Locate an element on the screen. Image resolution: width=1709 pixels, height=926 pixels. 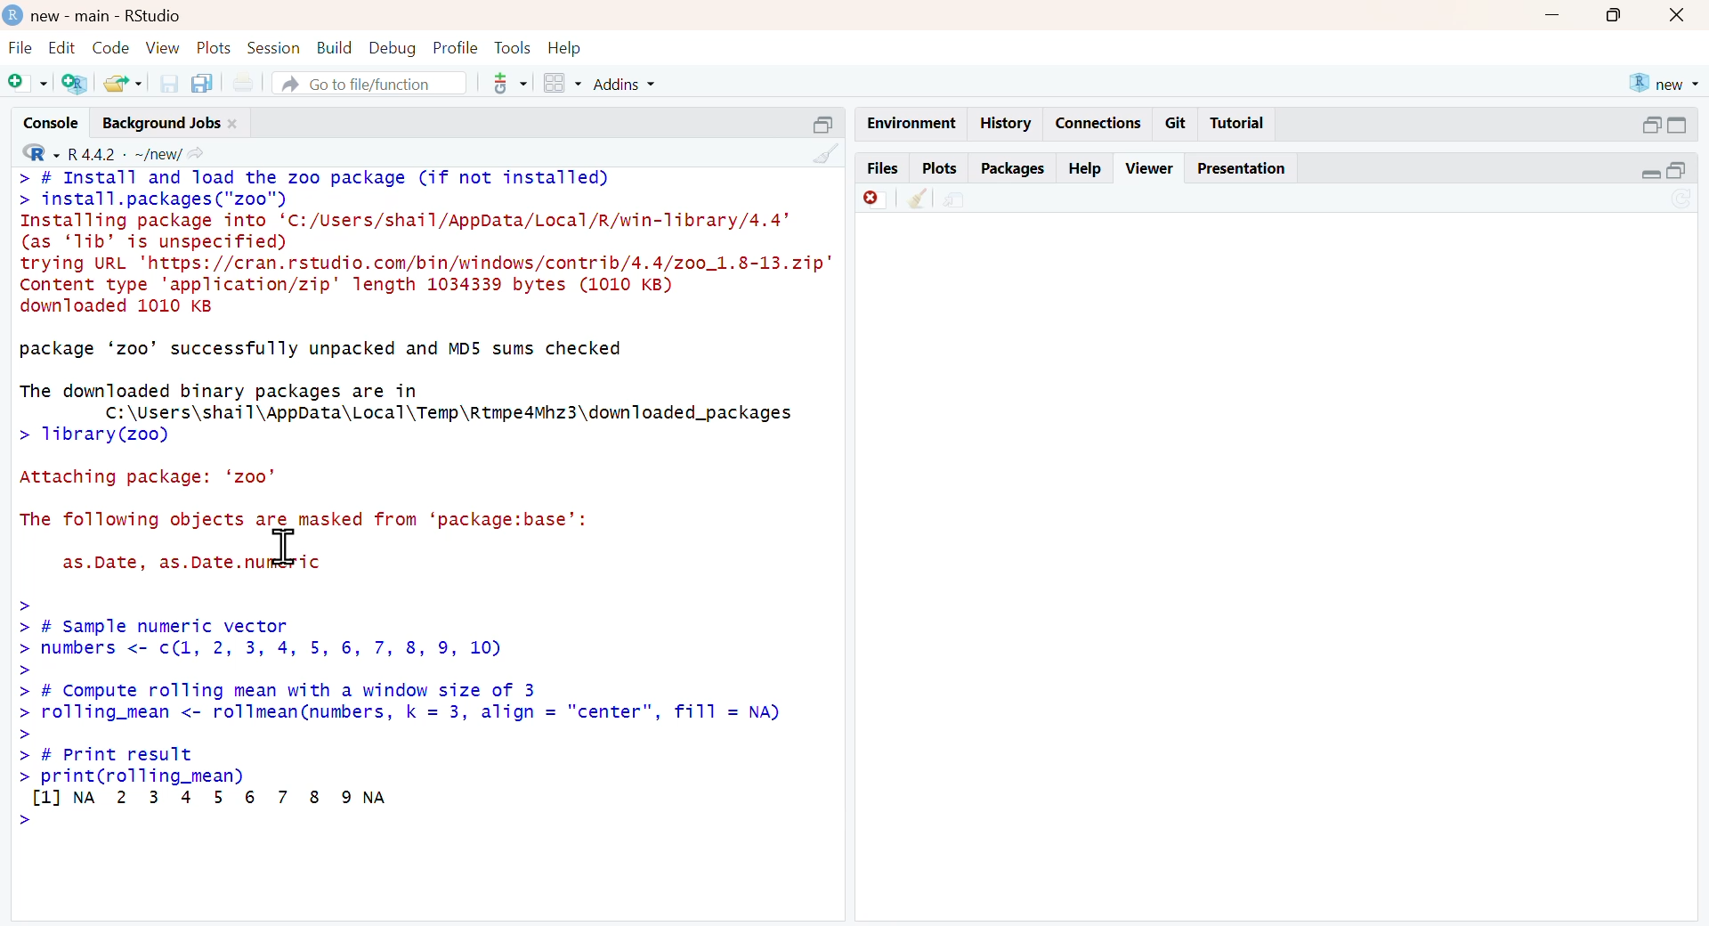
>
> # Sample numeric vector
> numbers <- c(1, 2, 3, 4, 5, 6, 7, 8, 9, 10)
>
> # Compute rolling mean with a window size of 3
> rolling_mean <- rollmean(numbers, k = 3, align = "center", fill = NA)
>
> # Print result
> print(rolling_mean)
[LJNA 2 3 4 5 6 7 8 9NA
> is located at coordinates (401, 712).